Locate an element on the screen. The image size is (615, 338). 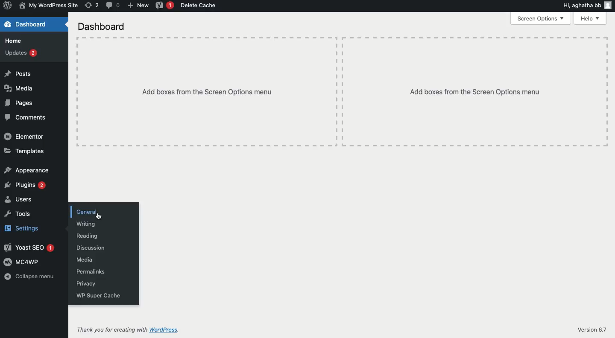
WordPress. is located at coordinates (165, 329).